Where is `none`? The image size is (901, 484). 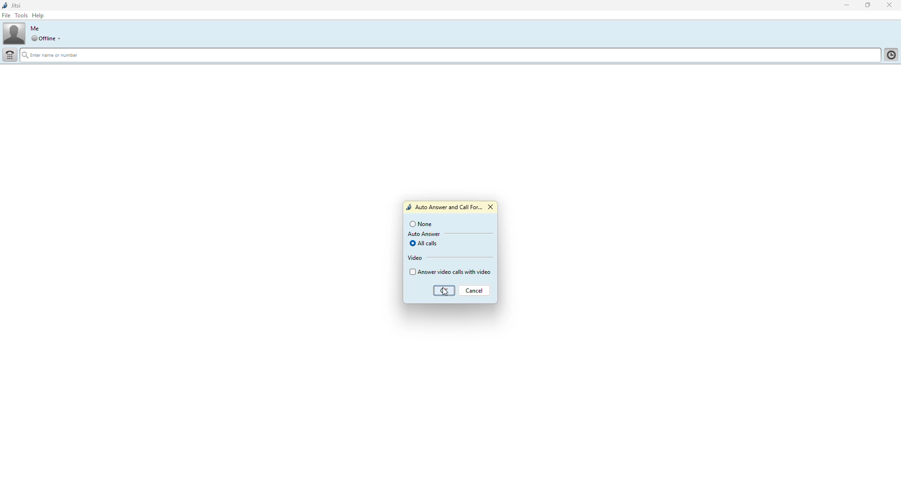 none is located at coordinates (422, 224).